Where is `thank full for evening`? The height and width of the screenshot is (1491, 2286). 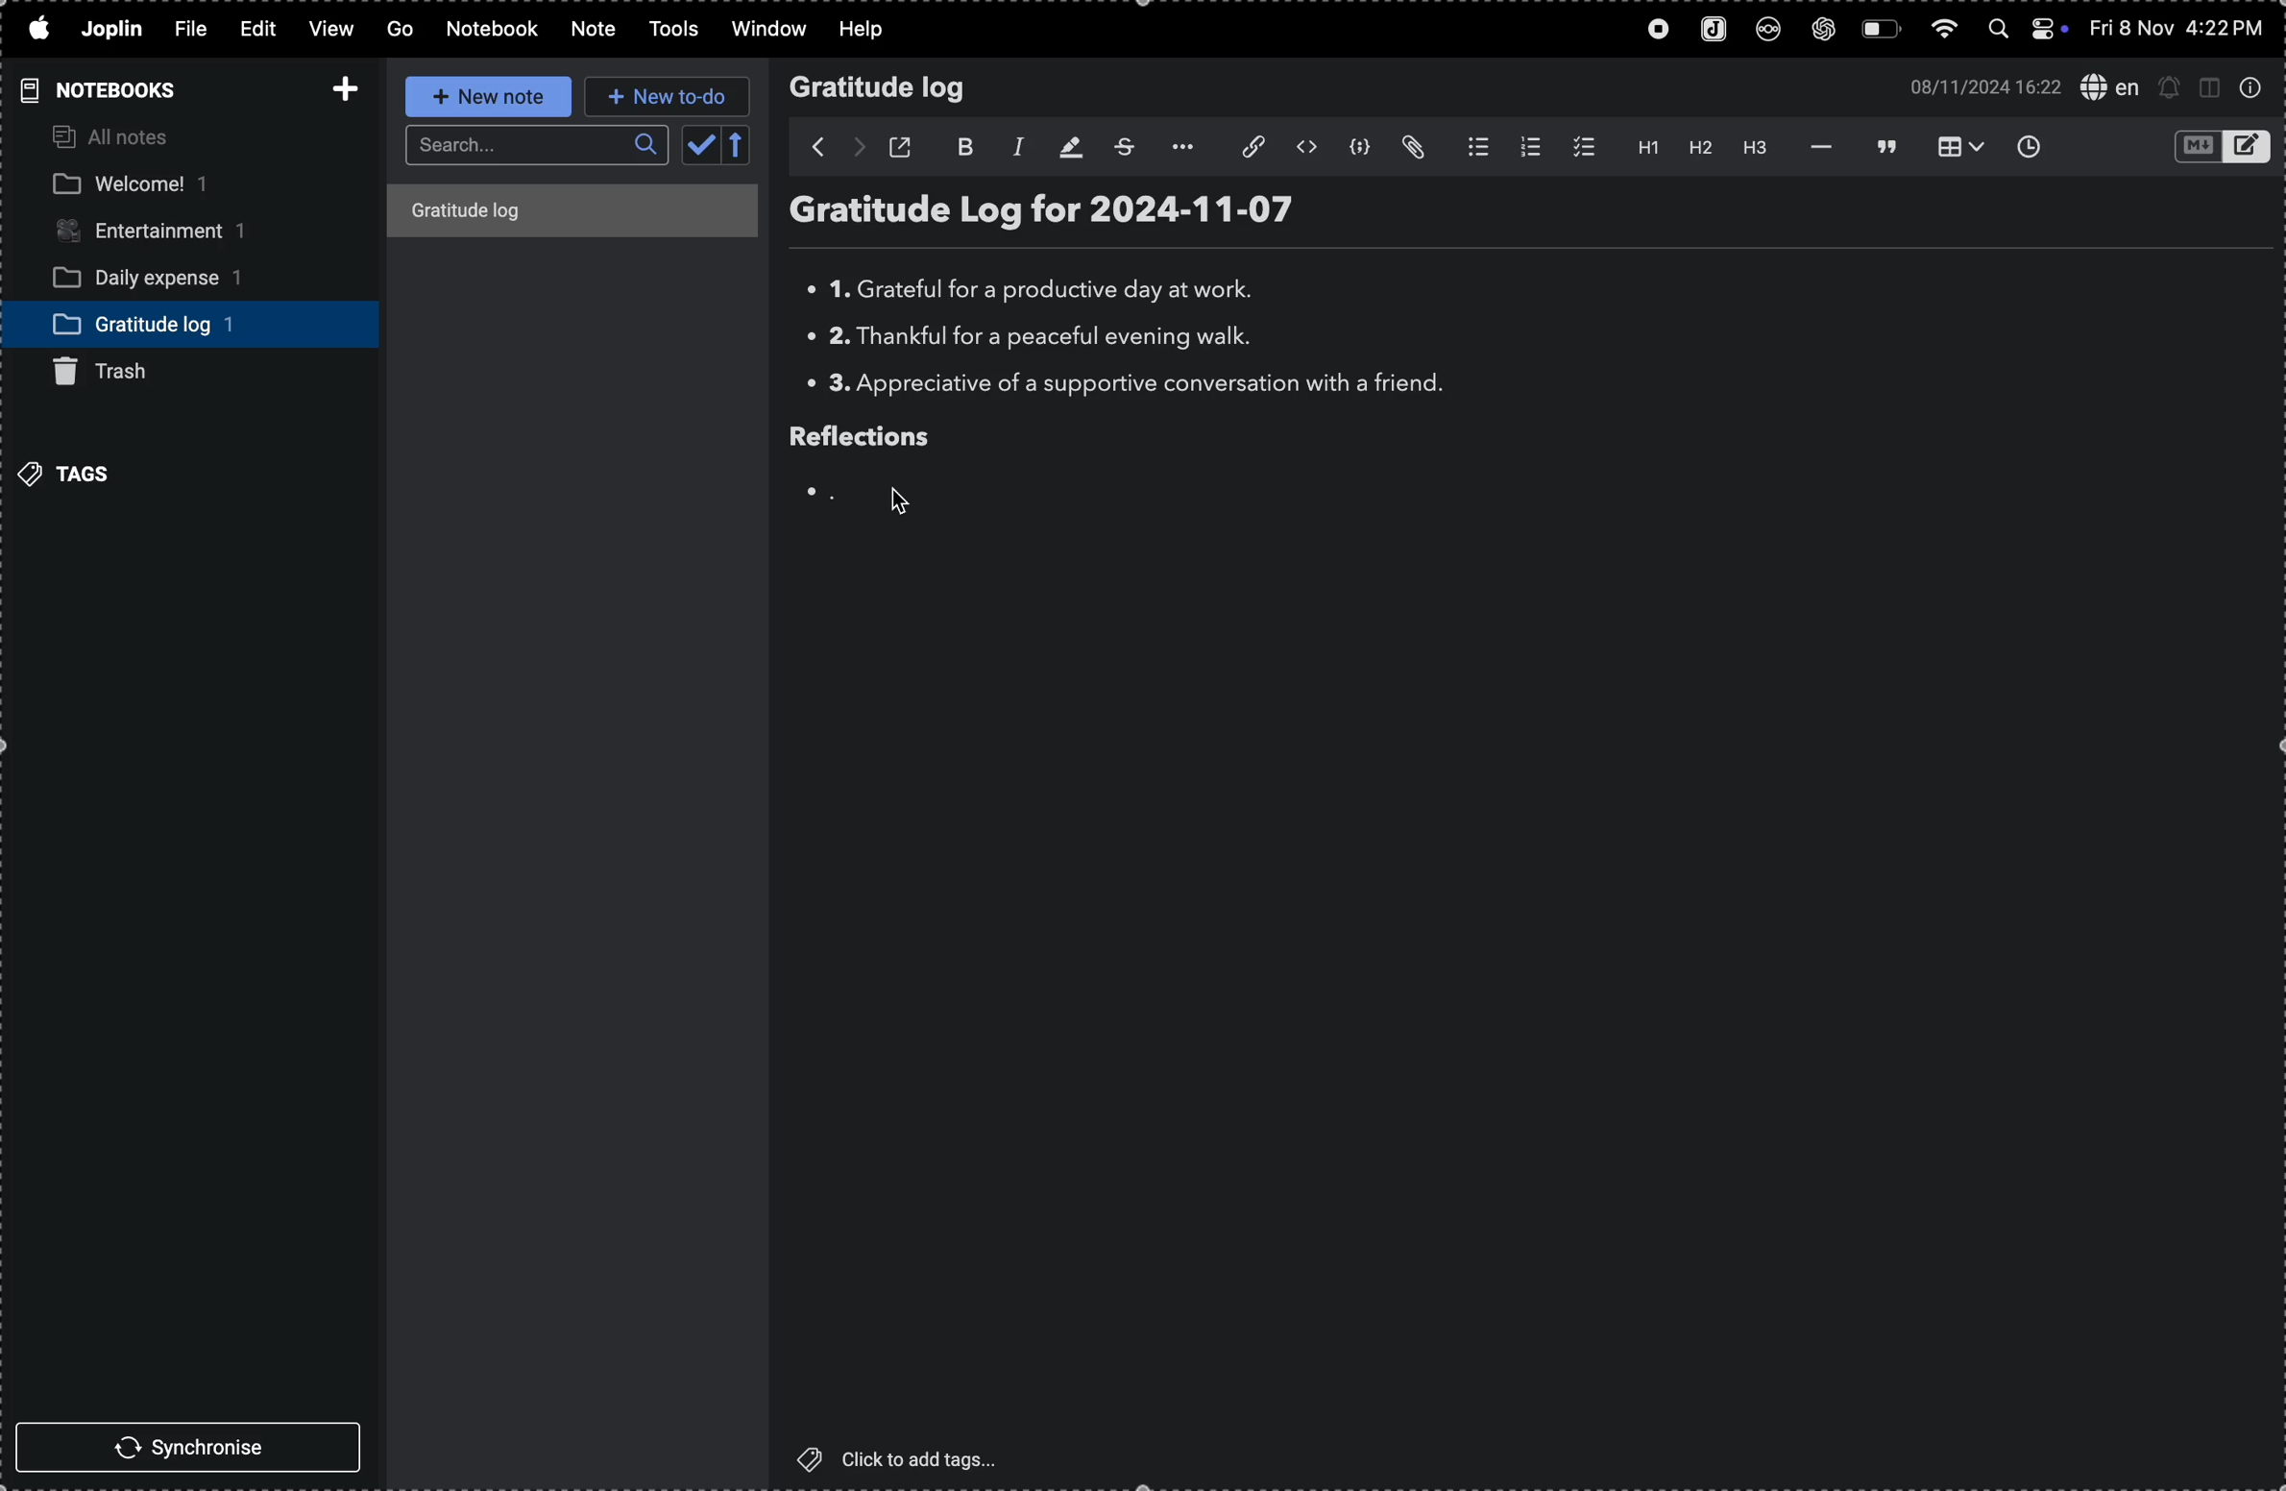 thank full for evening is located at coordinates (1028, 341).